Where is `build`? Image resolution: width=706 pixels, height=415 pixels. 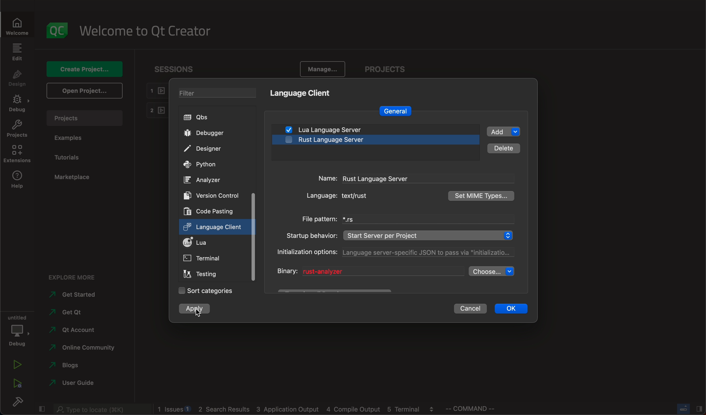 build is located at coordinates (20, 403).